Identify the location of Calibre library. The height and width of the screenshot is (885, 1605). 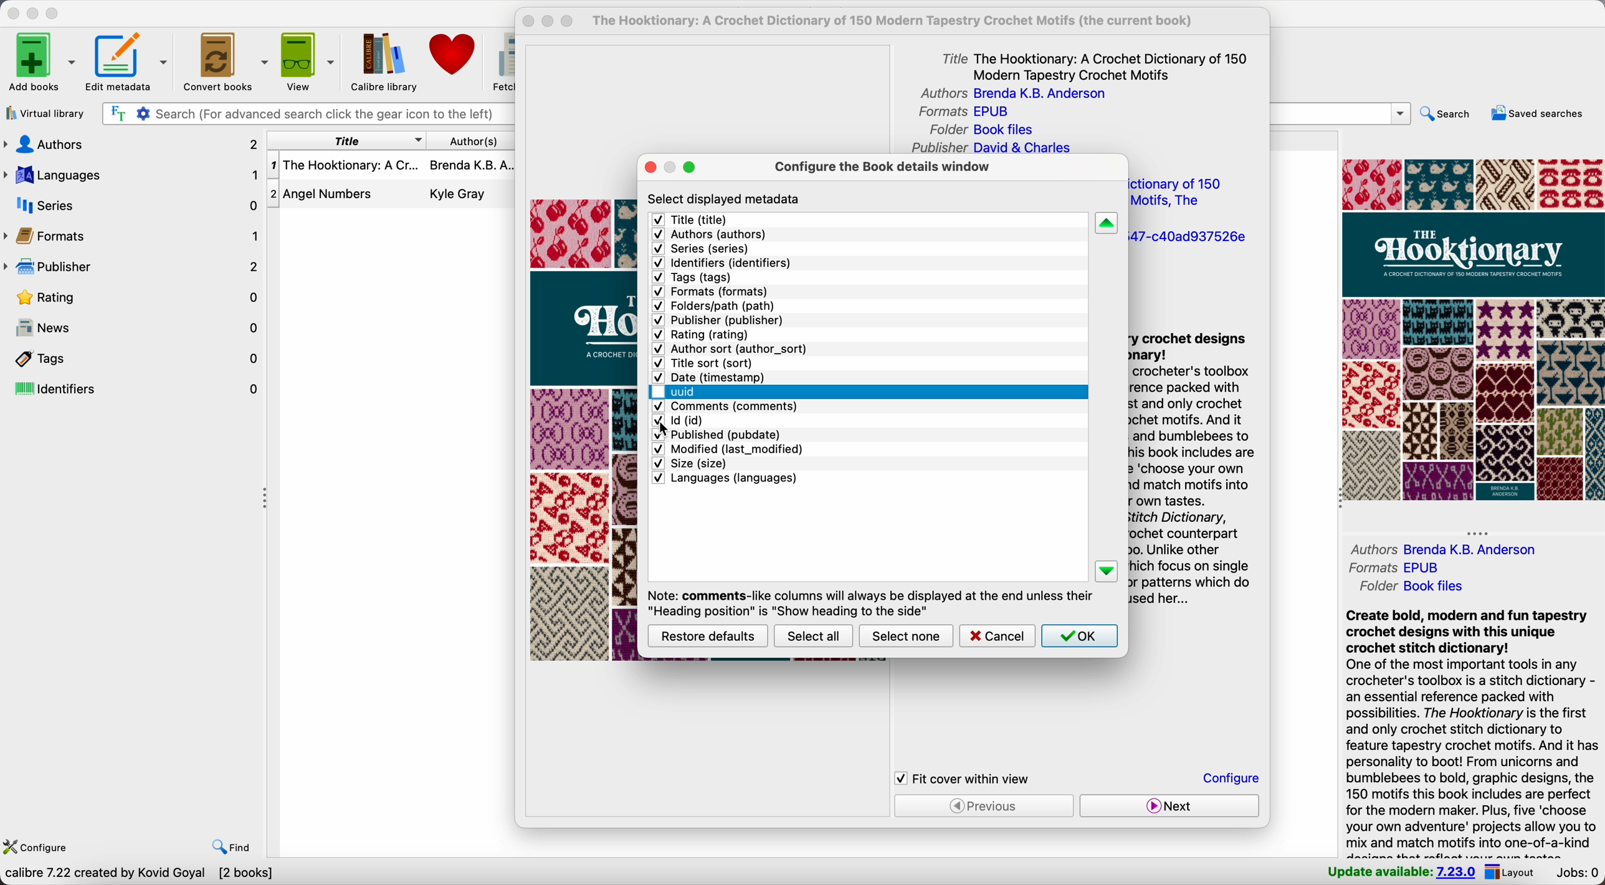
(383, 60).